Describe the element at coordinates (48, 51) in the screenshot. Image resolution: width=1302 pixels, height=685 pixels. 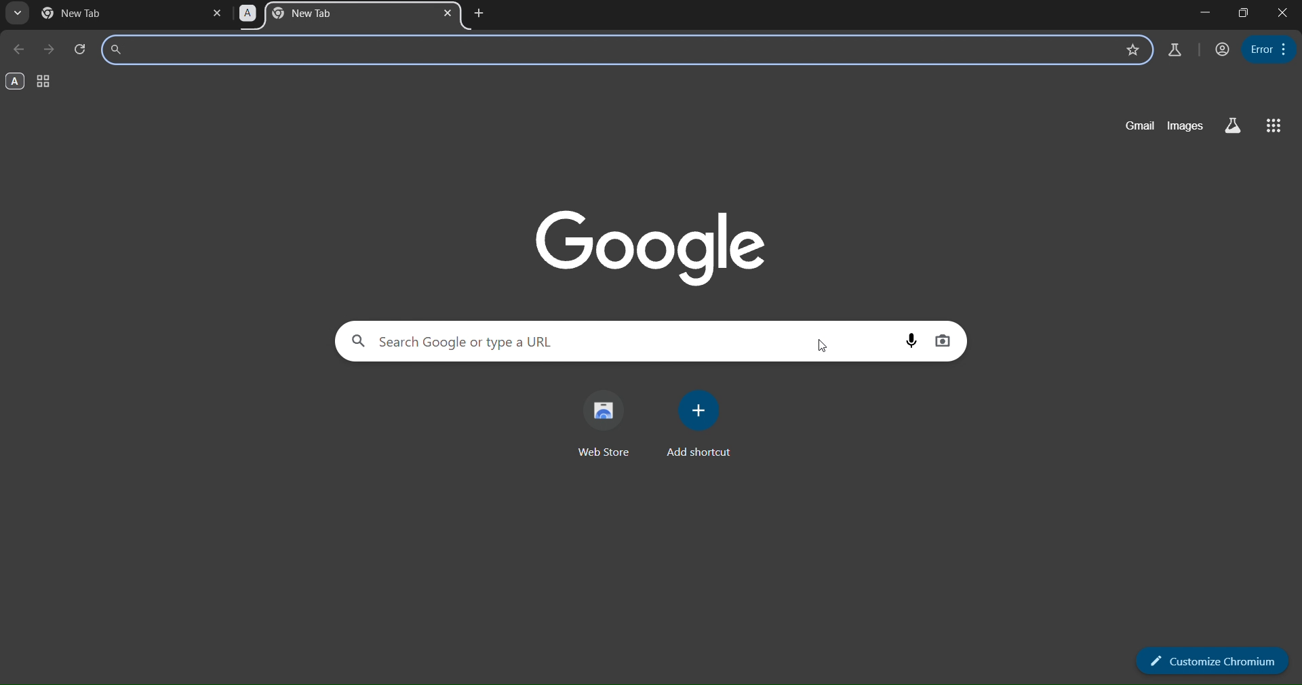
I see `go forward one page` at that location.